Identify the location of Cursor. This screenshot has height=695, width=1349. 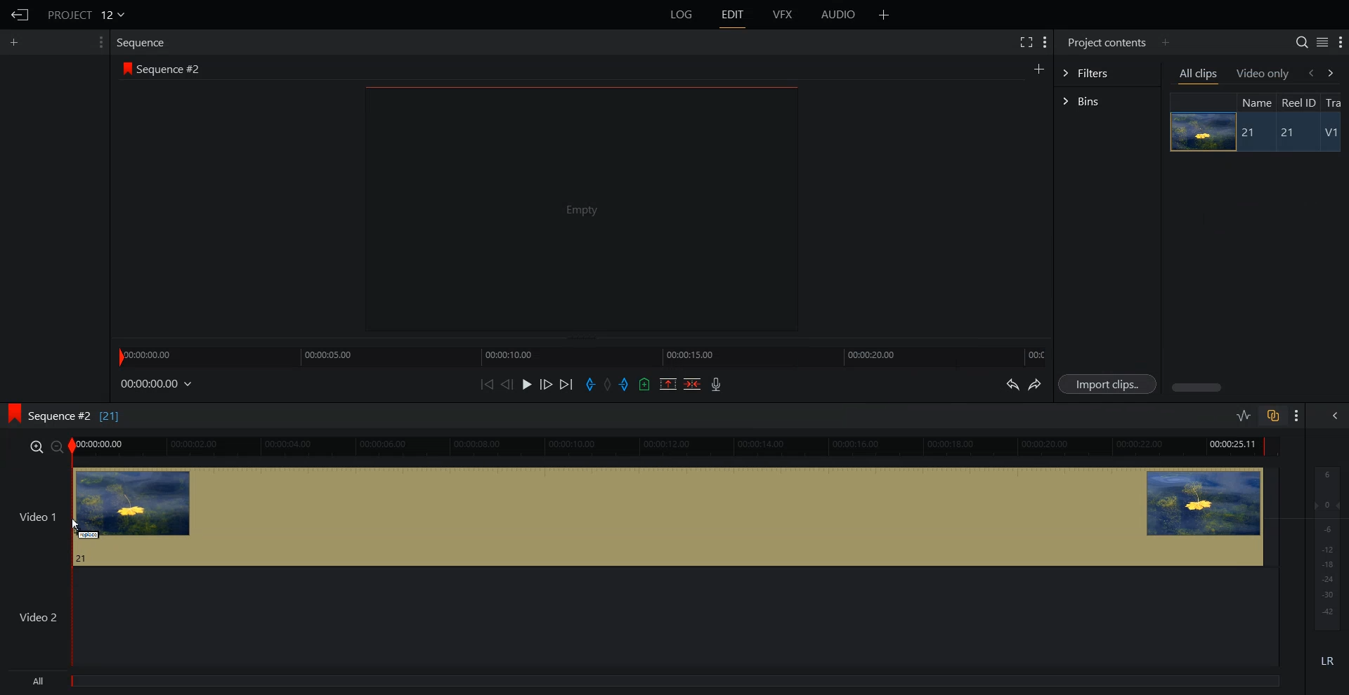
(77, 525).